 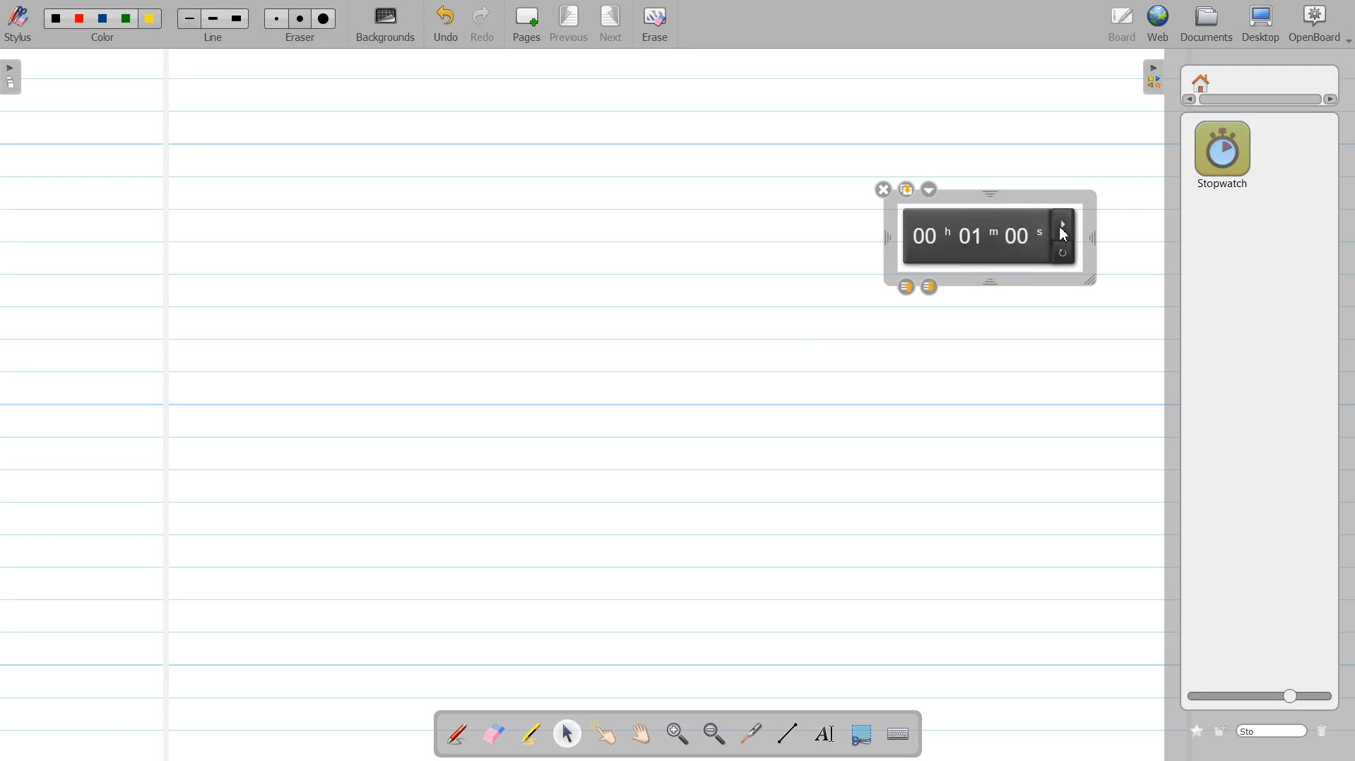 What do you see at coordinates (1259, 102) in the screenshot?
I see `Vertical scroll bar` at bounding box center [1259, 102].